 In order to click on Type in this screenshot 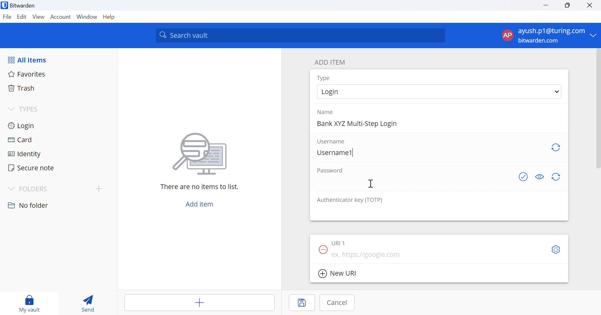, I will do `click(324, 78)`.